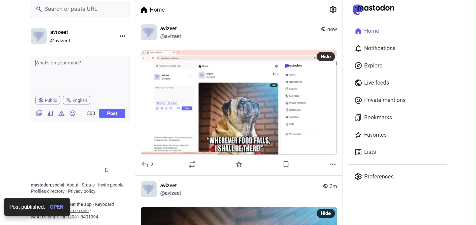 This screenshot has height=225, width=476. Describe the element at coordinates (225, 214) in the screenshot. I see `other image` at that location.